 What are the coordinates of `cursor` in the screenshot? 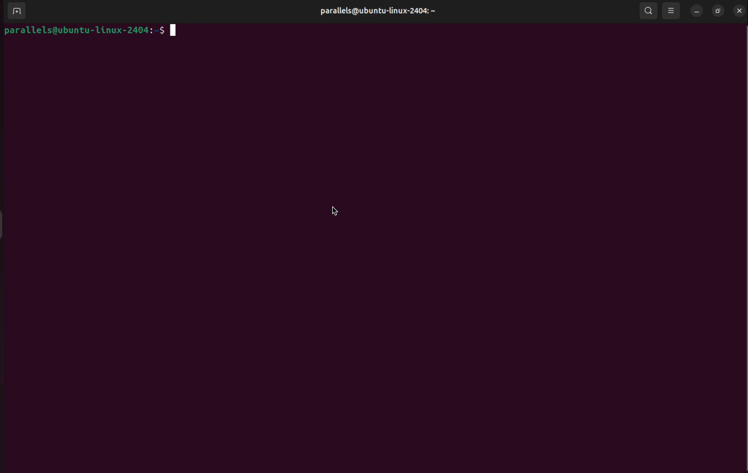 It's located at (336, 212).